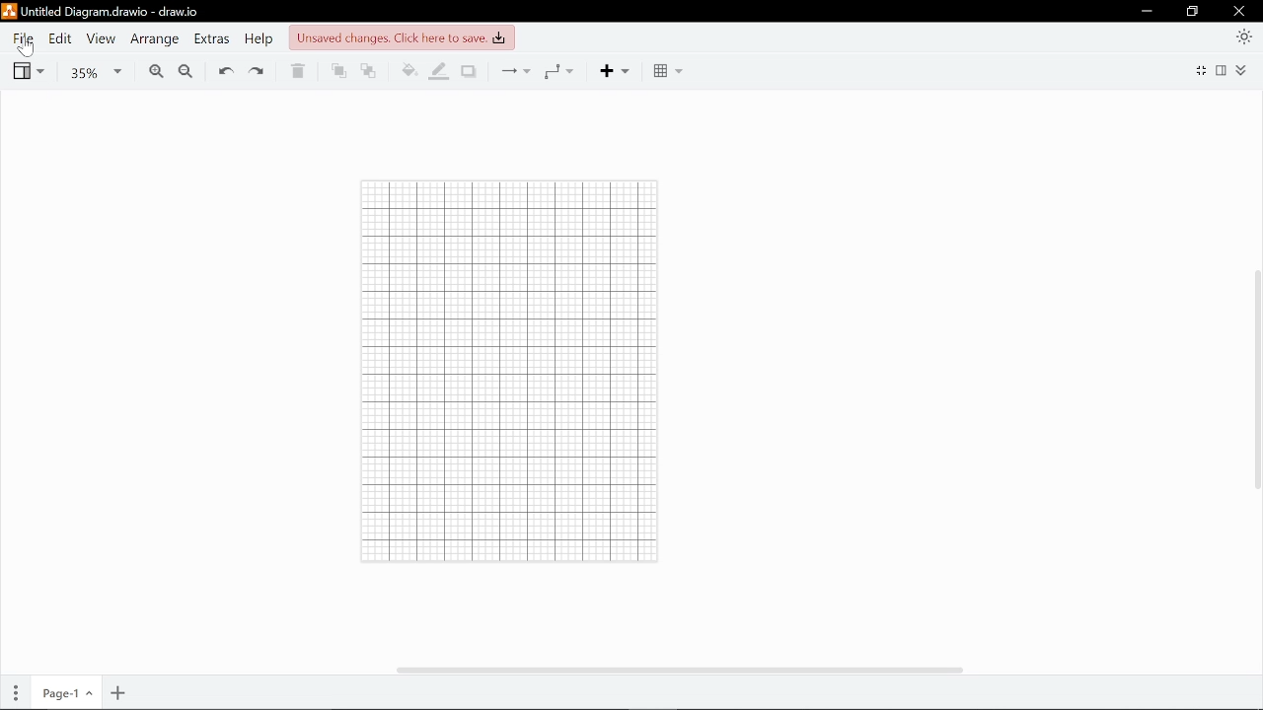  What do you see at coordinates (1200, 72) in the screenshot?
I see `Full screen` at bounding box center [1200, 72].